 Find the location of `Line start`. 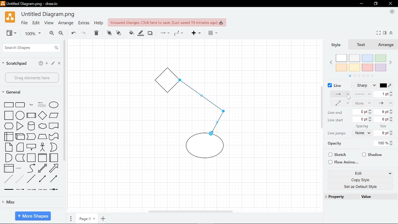

Line start is located at coordinates (336, 120).